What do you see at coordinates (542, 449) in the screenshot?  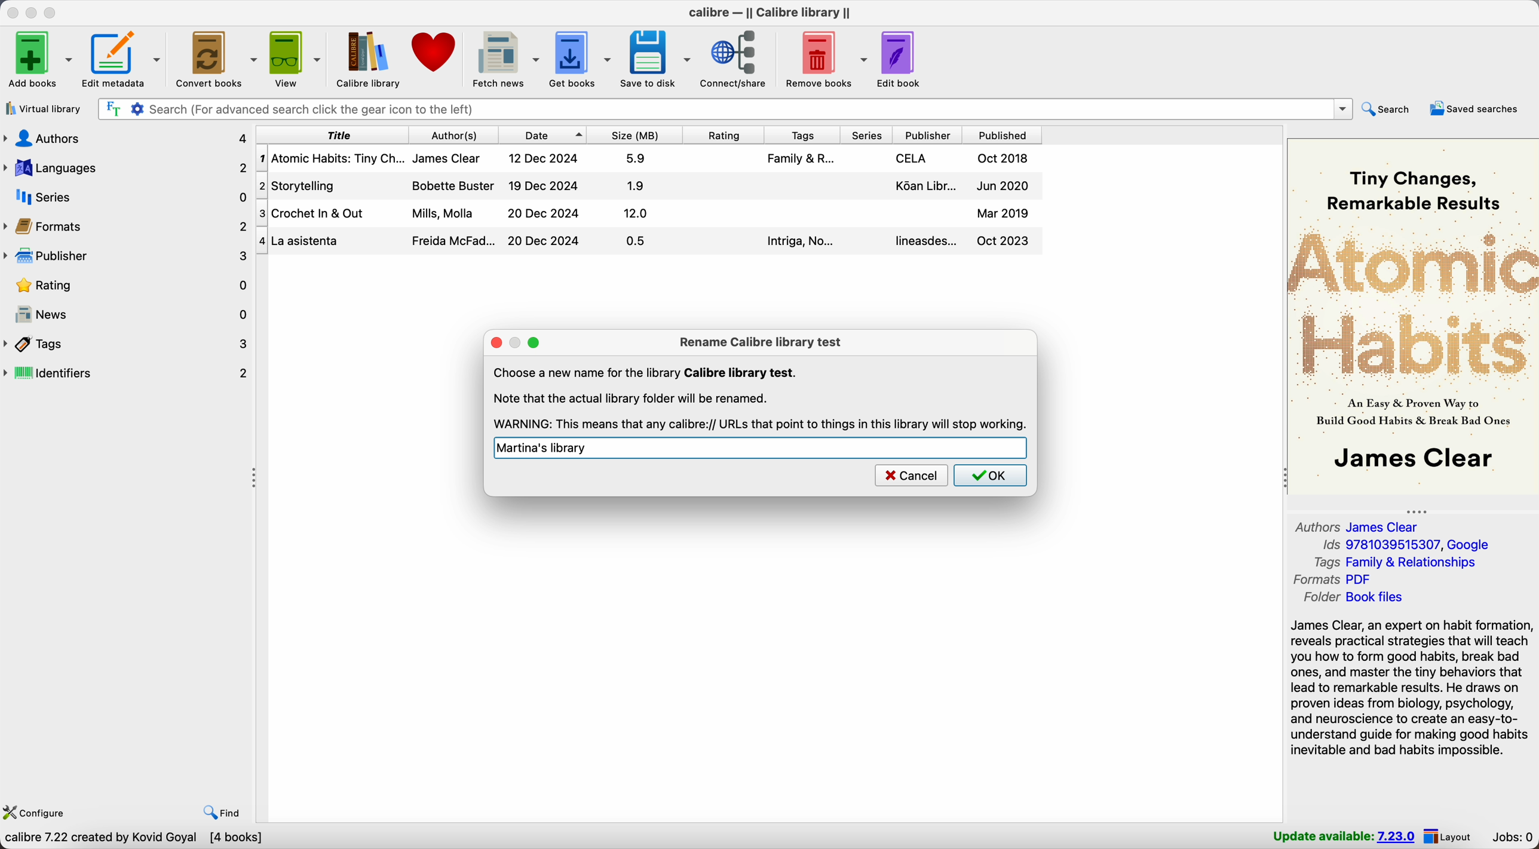 I see `Martina's library` at bounding box center [542, 449].